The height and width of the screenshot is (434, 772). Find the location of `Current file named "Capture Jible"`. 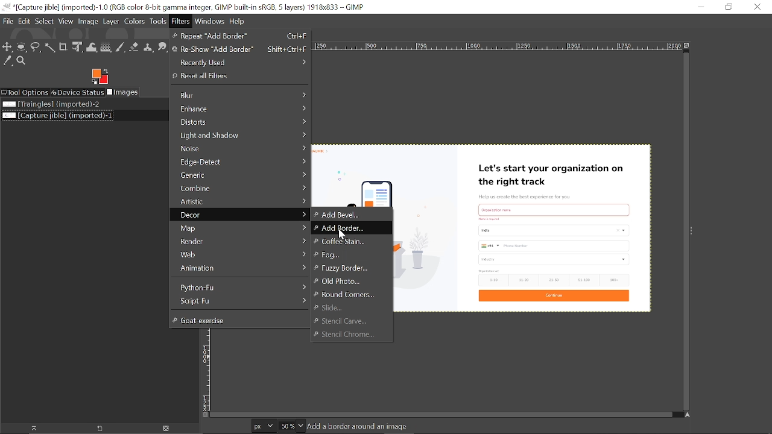

Current file named "Capture Jible" is located at coordinates (58, 115).